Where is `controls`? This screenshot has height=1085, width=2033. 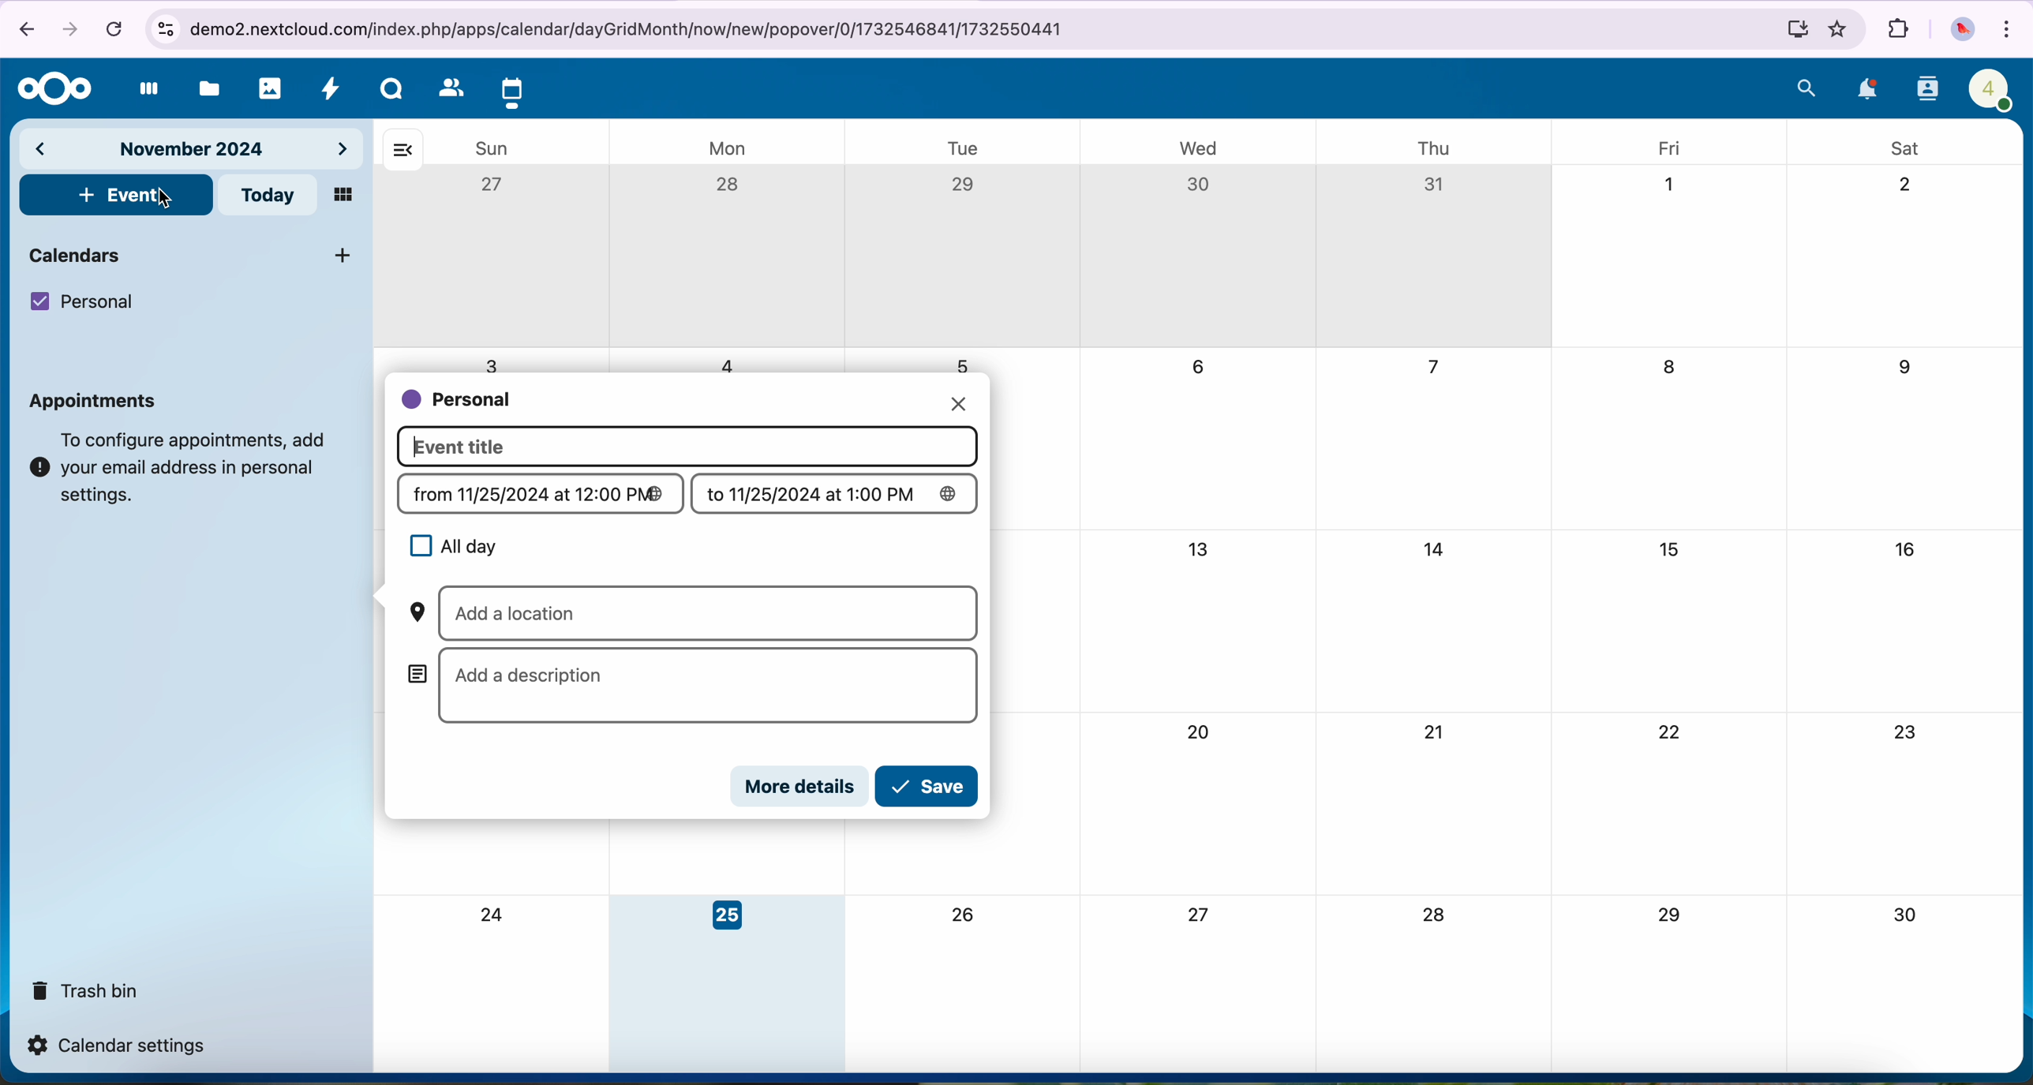 controls is located at coordinates (164, 29).